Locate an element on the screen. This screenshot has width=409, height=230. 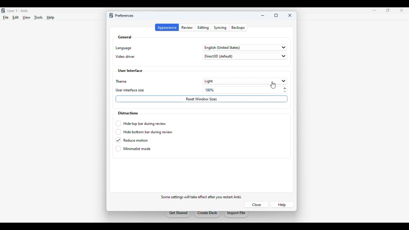
close is located at coordinates (402, 10).